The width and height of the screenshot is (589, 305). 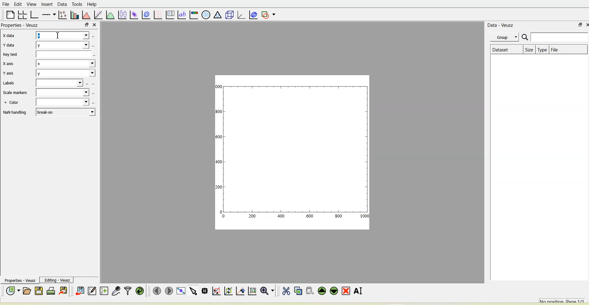 What do you see at coordinates (253, 14) in the screenshot?
I see `Plot covariance ellipses` at bounding box center [253, 14].